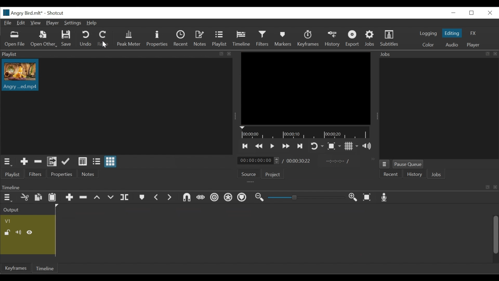  I want to click on Record audio, so click(385, 197).